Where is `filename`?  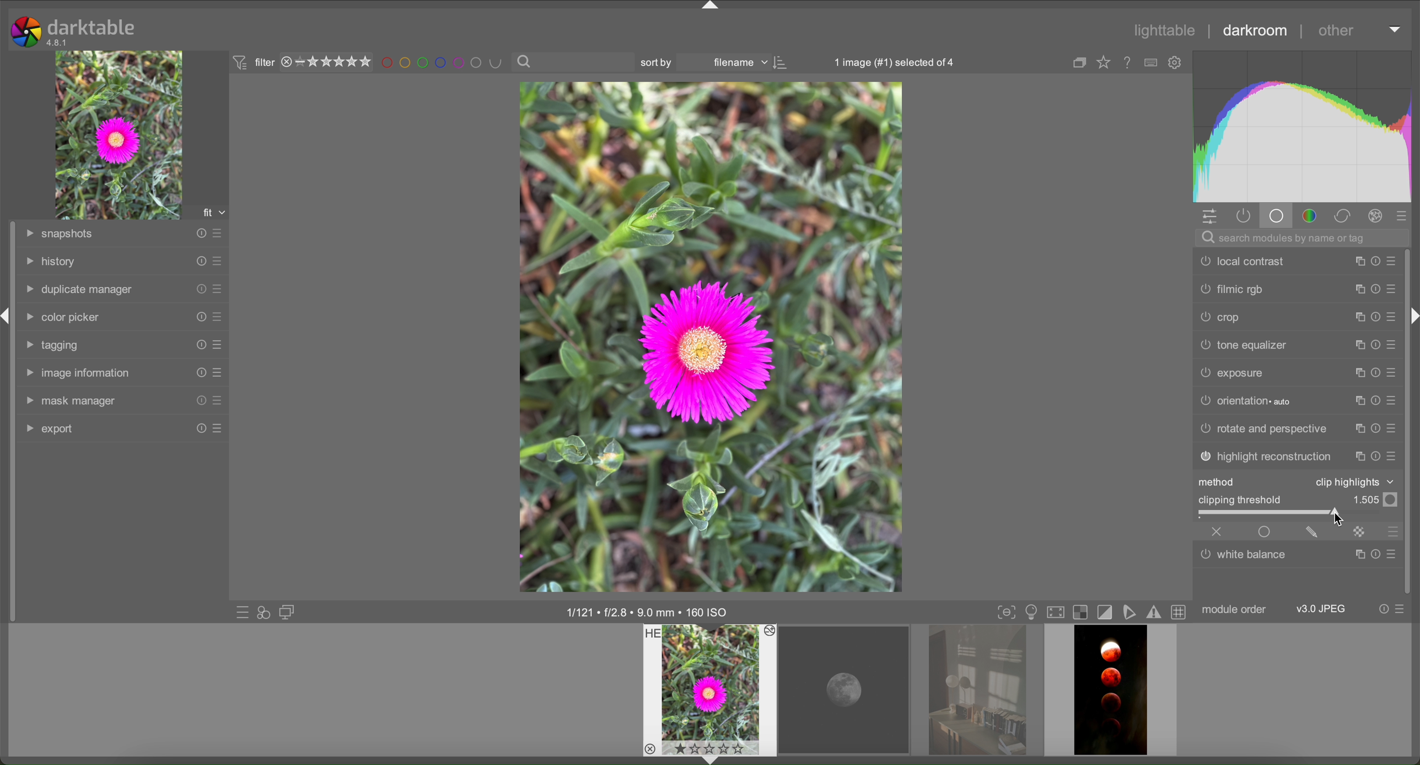
filename is located at coordinates (739, 63).